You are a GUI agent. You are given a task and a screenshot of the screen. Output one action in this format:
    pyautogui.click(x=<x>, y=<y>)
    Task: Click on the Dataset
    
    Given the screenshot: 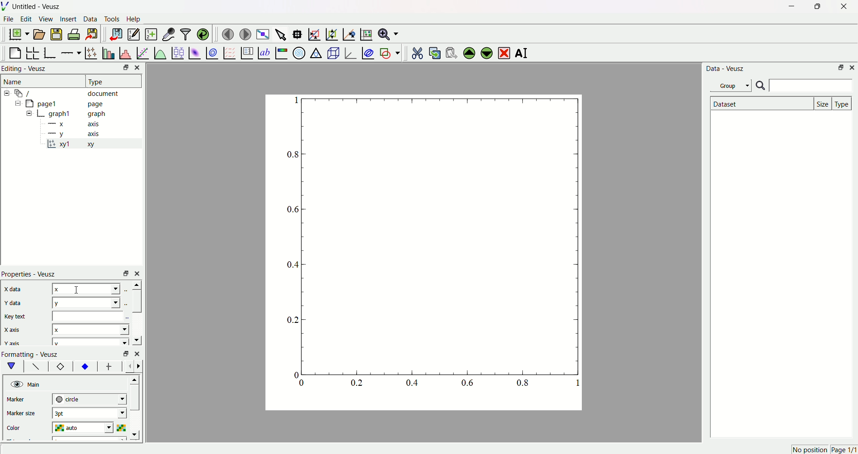 What is the action you would take?
    pyautogui.click(x=760, y=103)
    